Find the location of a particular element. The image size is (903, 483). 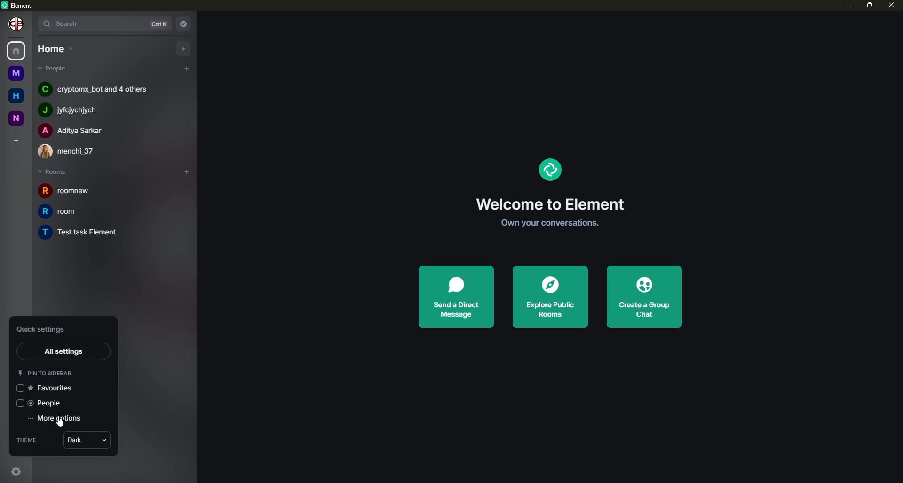

home is located at coordinates (54, 49).